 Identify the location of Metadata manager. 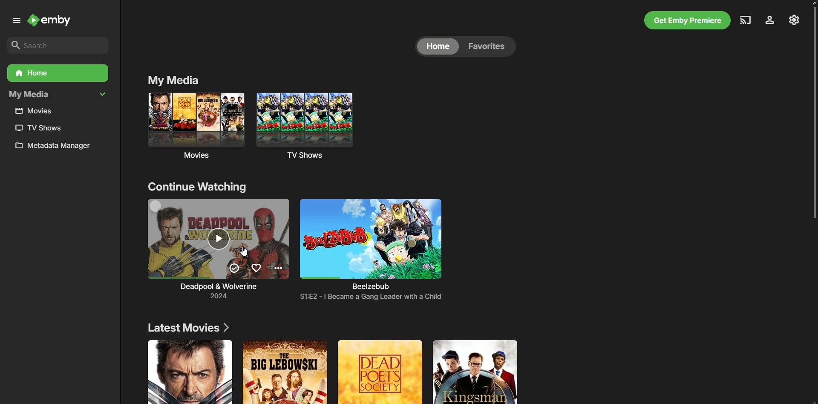
(56, 147).